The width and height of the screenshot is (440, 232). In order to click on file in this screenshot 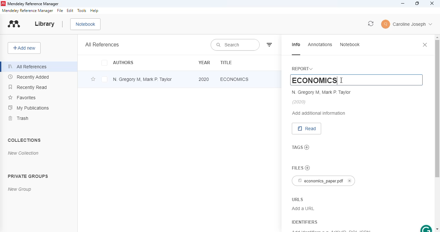, I will do `click(60, 11)`.